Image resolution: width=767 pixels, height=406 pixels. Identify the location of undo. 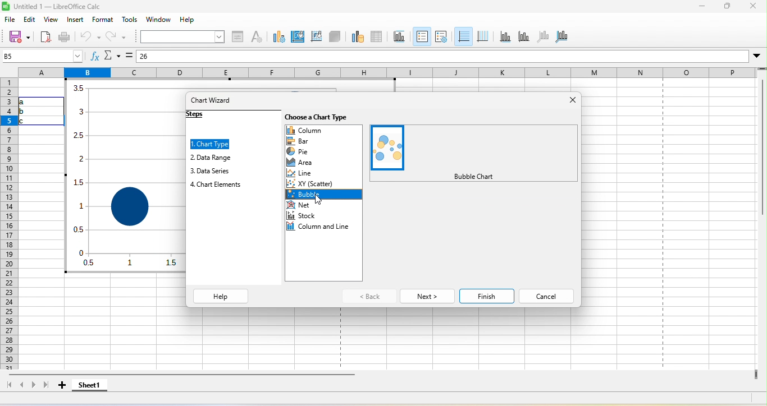
(90, 37).